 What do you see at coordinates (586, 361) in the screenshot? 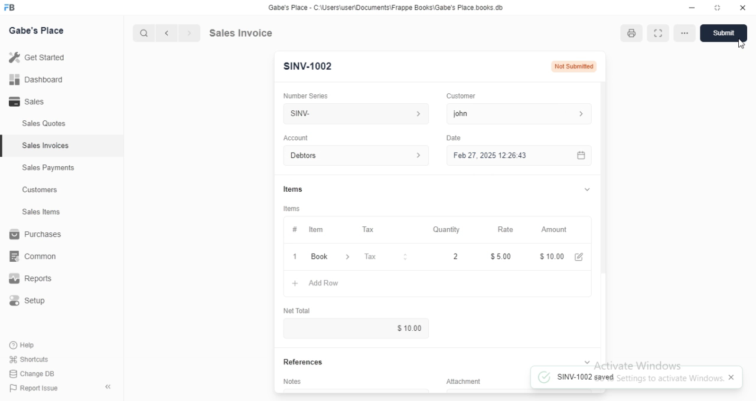
I see `Expand` at bounding box center [586, 361].